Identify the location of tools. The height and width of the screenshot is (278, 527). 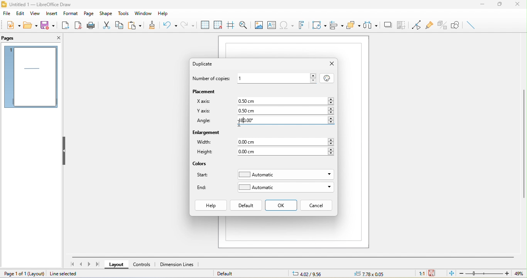
(124, 13).